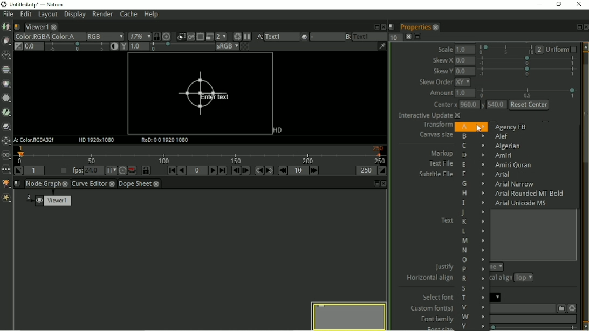  Describe the element at coordinates (497, 106) in the screenshot. I see `540` at that location.